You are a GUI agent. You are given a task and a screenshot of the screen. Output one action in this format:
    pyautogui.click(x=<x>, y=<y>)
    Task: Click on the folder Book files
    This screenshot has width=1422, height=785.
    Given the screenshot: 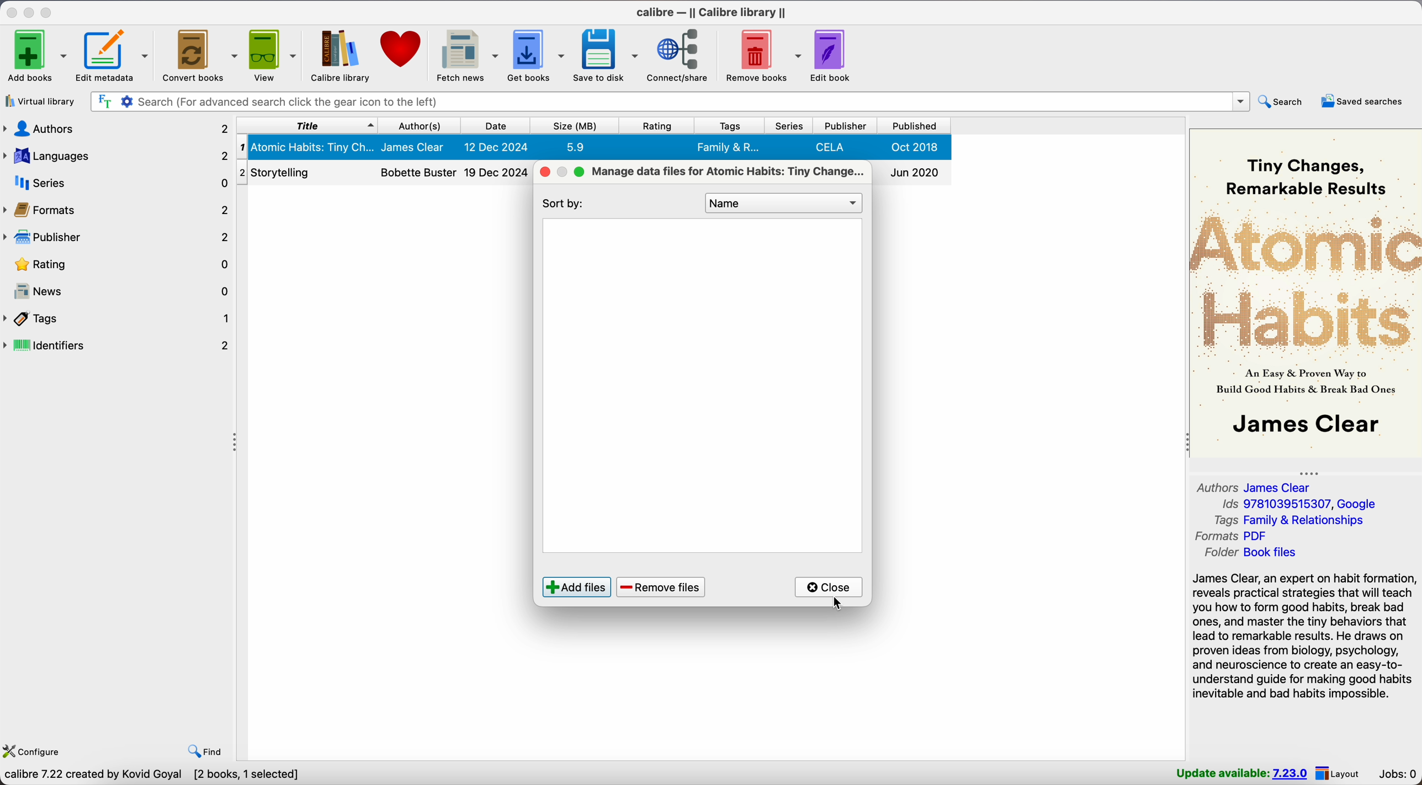 What is the action you would take?
    pyautogui.click(x=1253, y=553)
    